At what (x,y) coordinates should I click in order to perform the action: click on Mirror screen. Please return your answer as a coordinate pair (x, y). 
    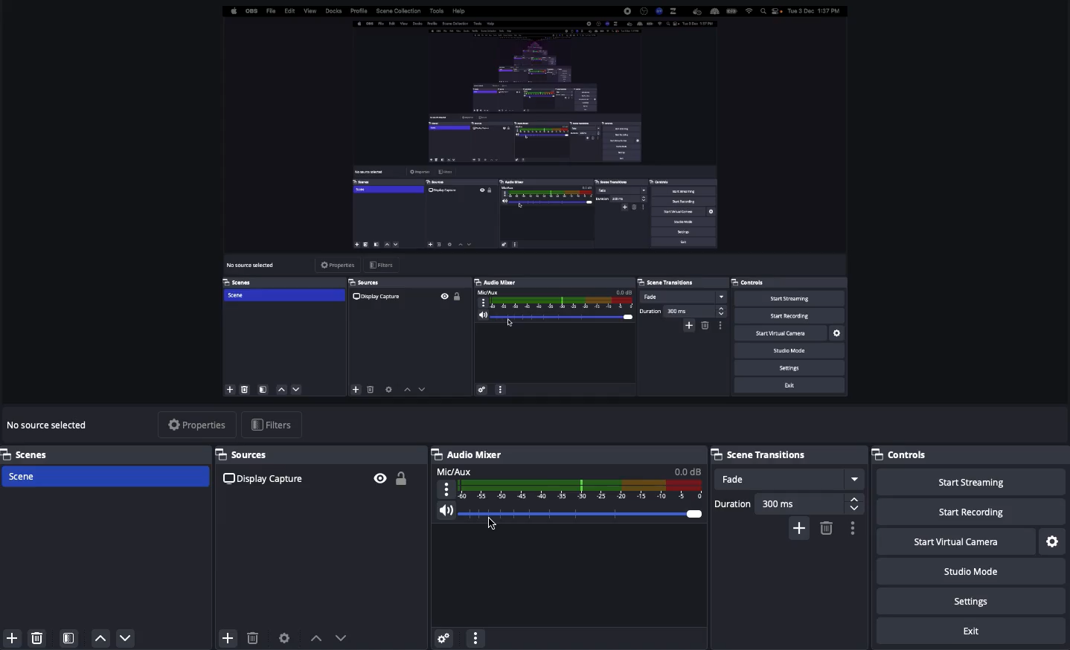
    Looking at the image, I should click on (531, 202).